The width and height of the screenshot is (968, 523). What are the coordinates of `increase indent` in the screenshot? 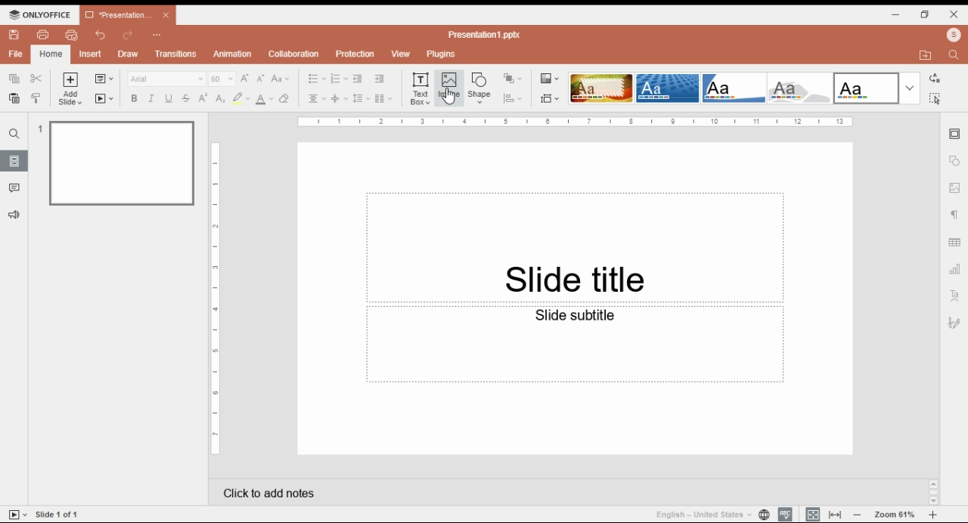 It's located at (357, 79).